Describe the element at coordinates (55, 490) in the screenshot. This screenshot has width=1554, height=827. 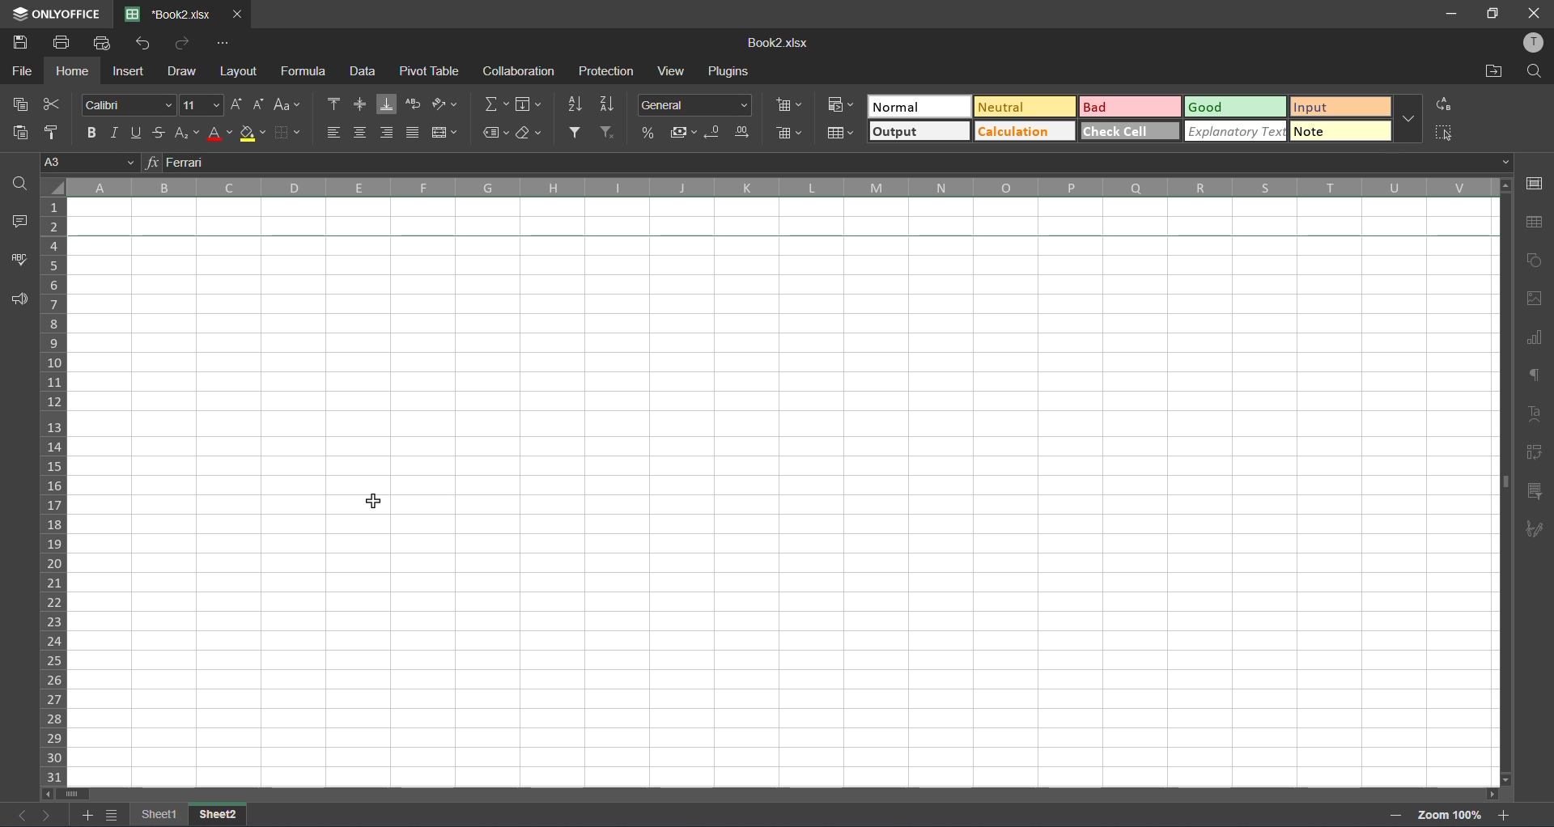
I see `row numbers` at that location.